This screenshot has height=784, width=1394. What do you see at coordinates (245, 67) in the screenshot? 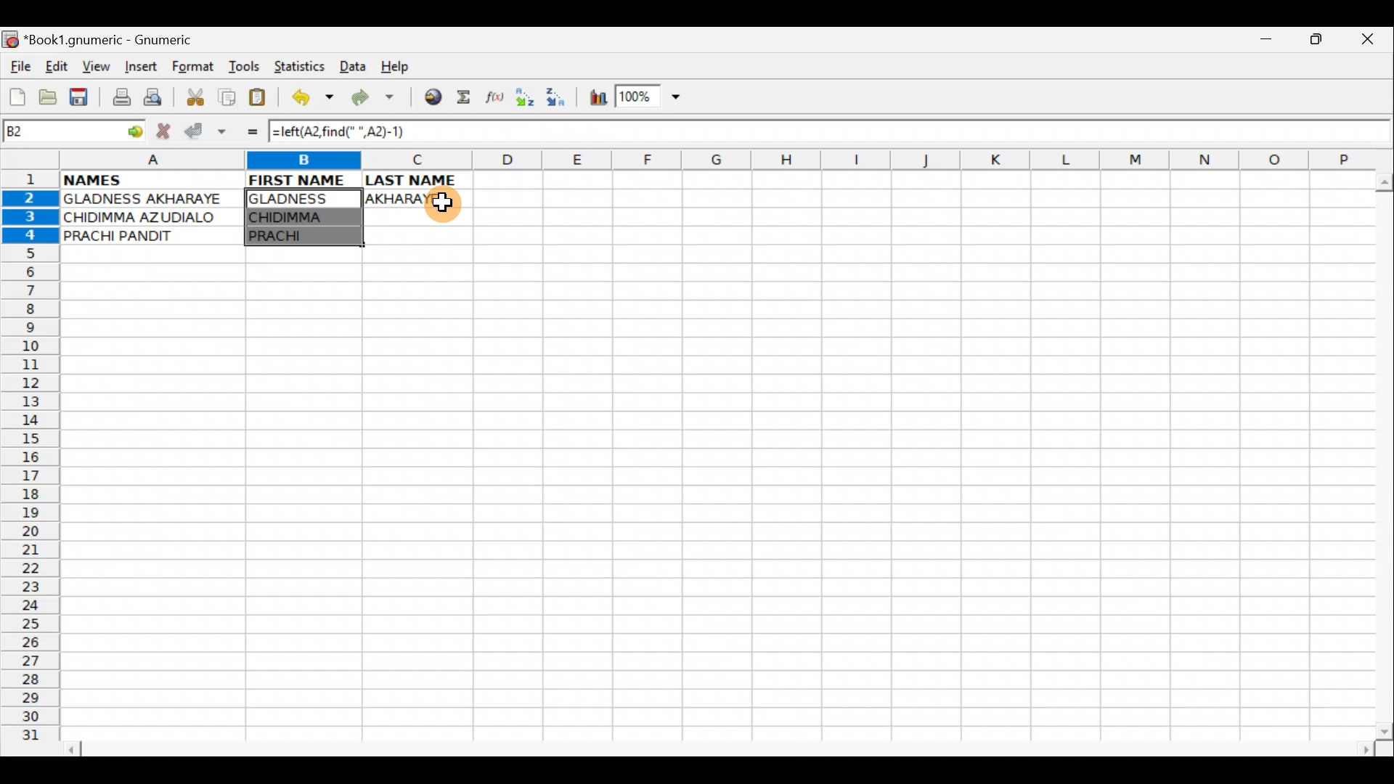
I see `Tools` at bounding box center [245, 67].